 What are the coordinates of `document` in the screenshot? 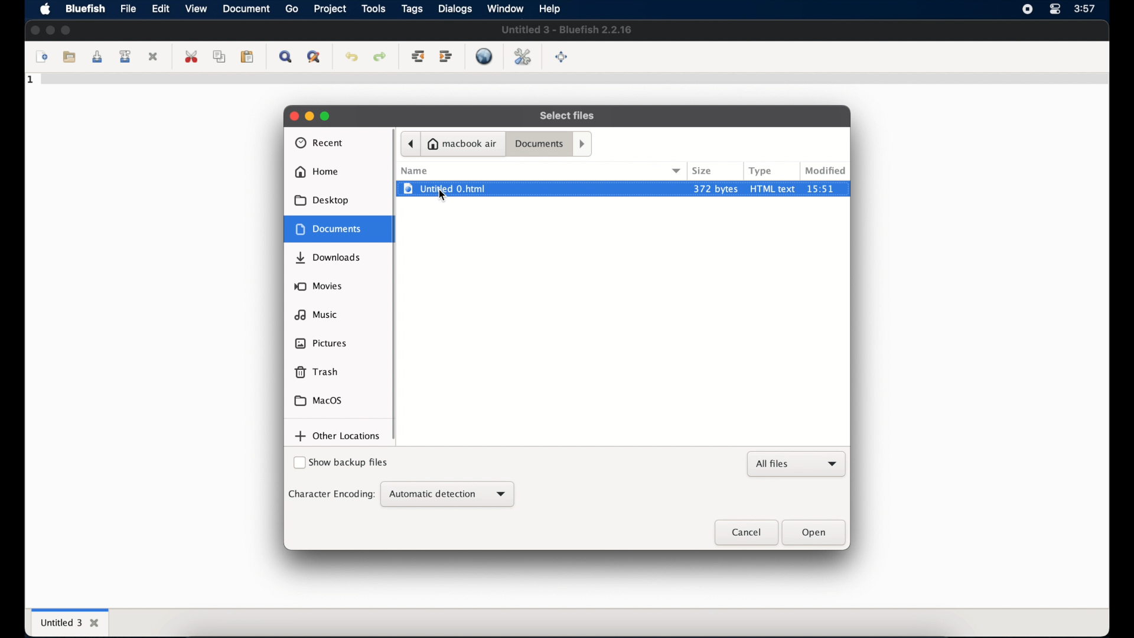 It's located at (247, 8).